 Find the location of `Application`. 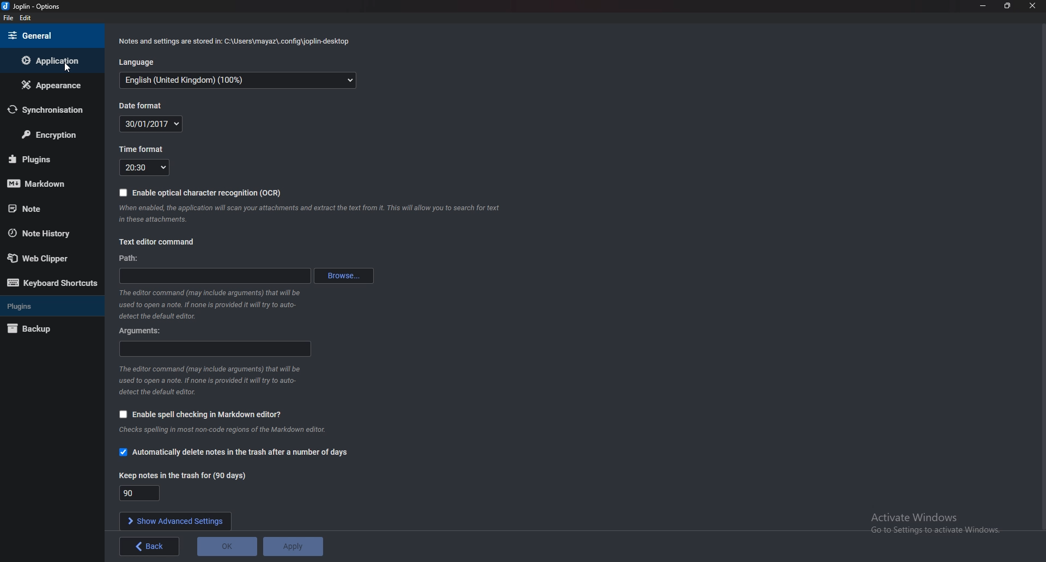

Application is located at coordinates (51, 61).